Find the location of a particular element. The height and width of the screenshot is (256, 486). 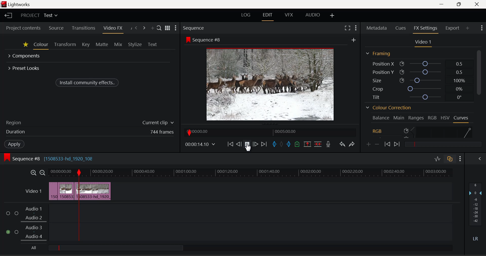

LOG Layout is located at coordinates (246, 15).